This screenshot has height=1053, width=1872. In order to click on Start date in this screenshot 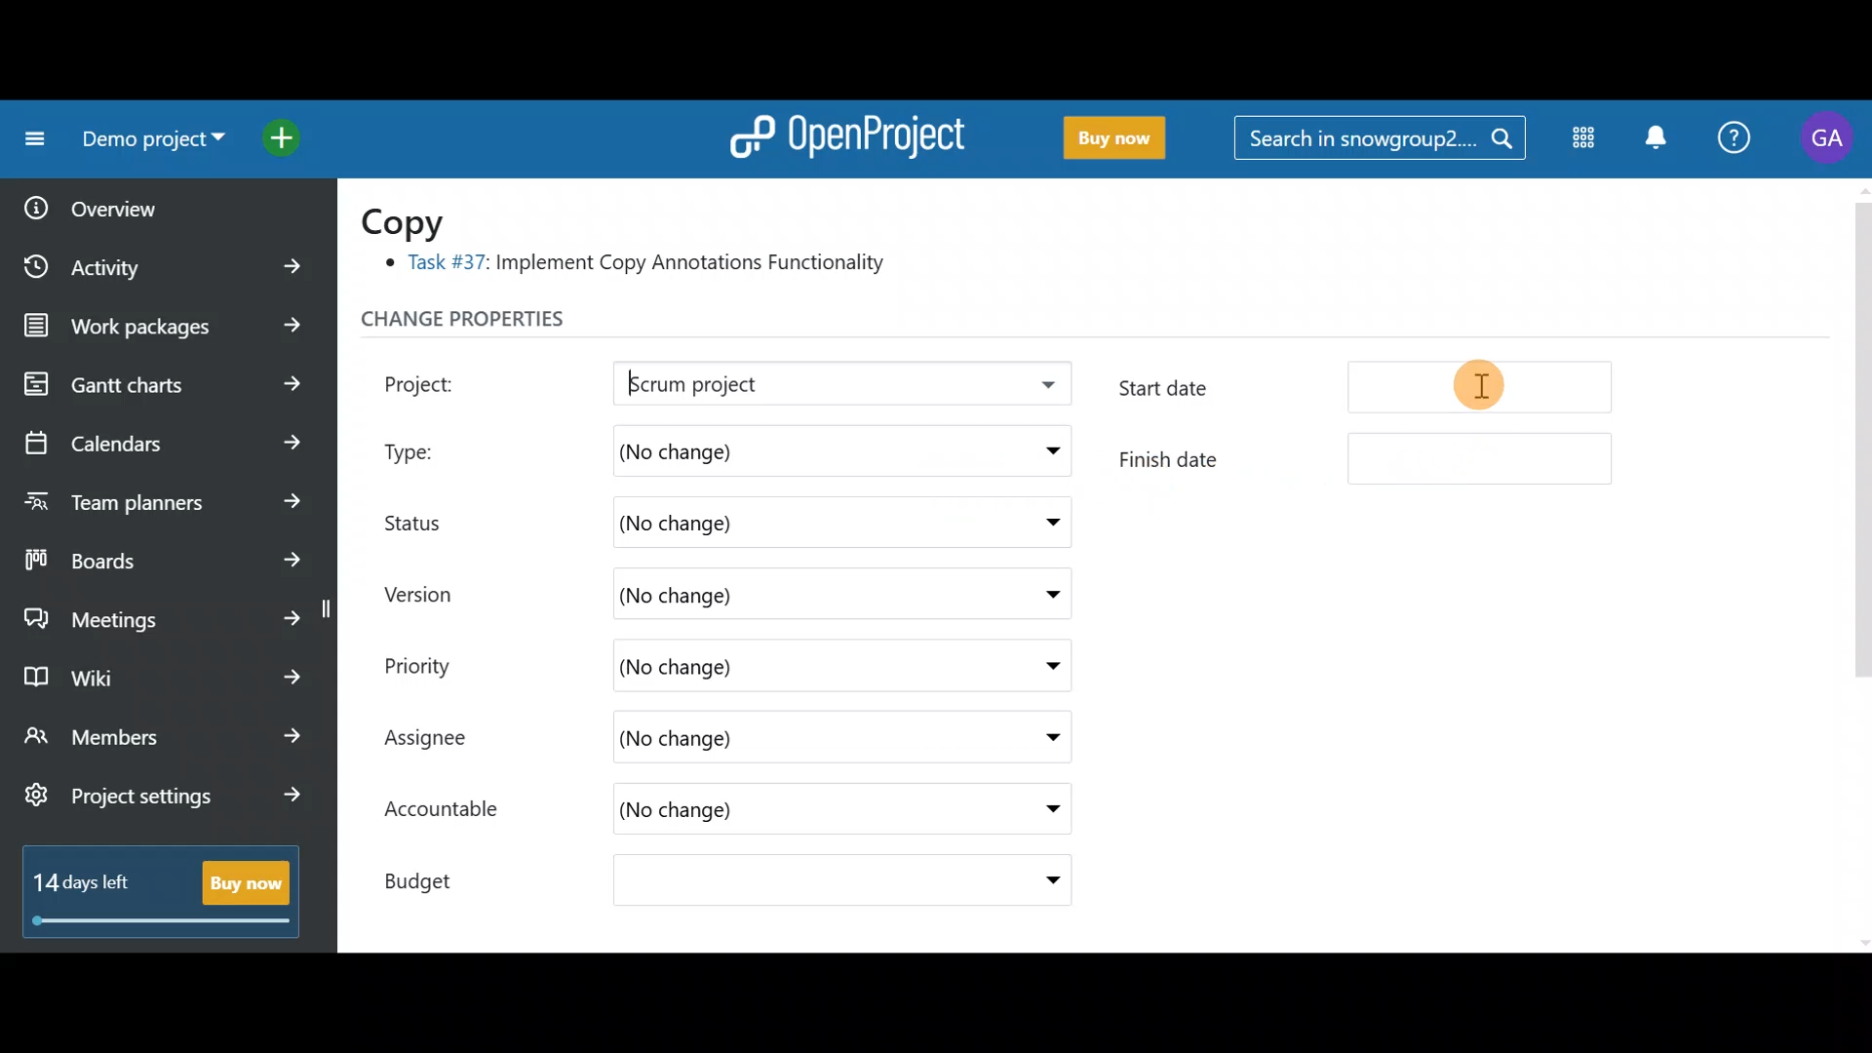, I will do `click(1373, 392)`.